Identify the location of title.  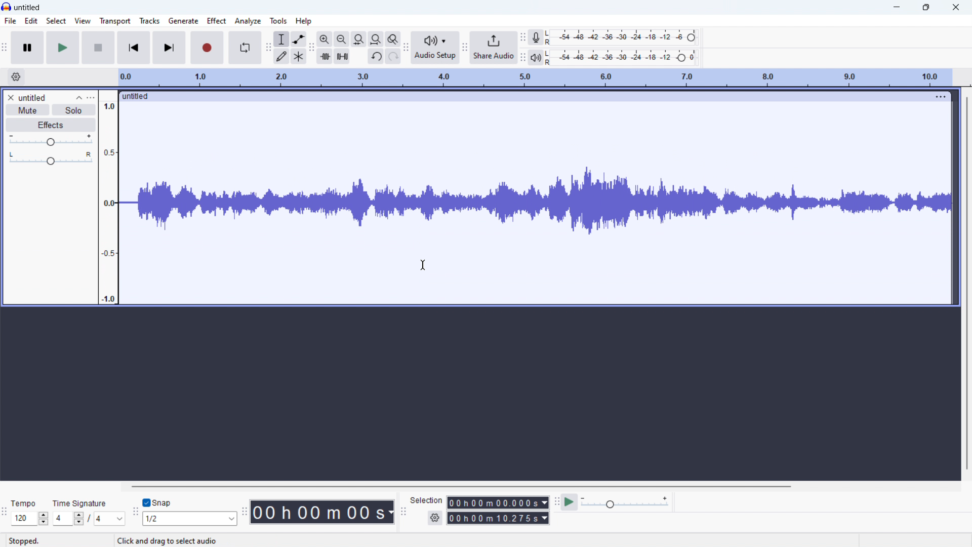
(26, 7).